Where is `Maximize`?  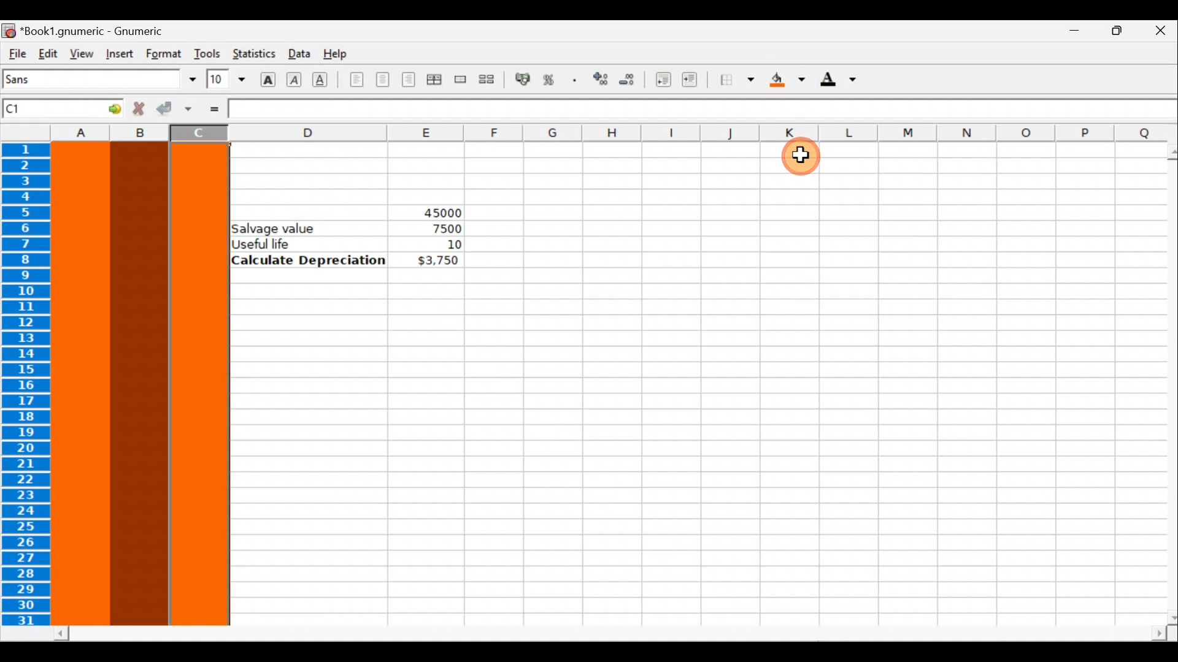
Maximize is located at coordinates (1114, 34).